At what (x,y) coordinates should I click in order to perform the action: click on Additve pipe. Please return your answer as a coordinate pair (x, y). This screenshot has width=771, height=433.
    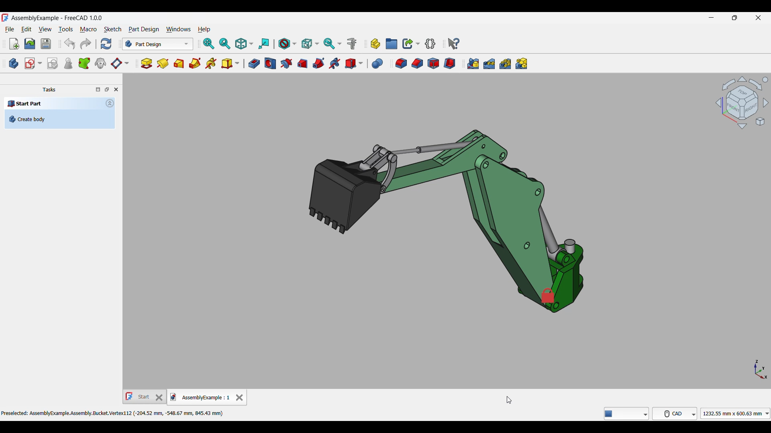
    Looking at the image, I should click on (195, 63).